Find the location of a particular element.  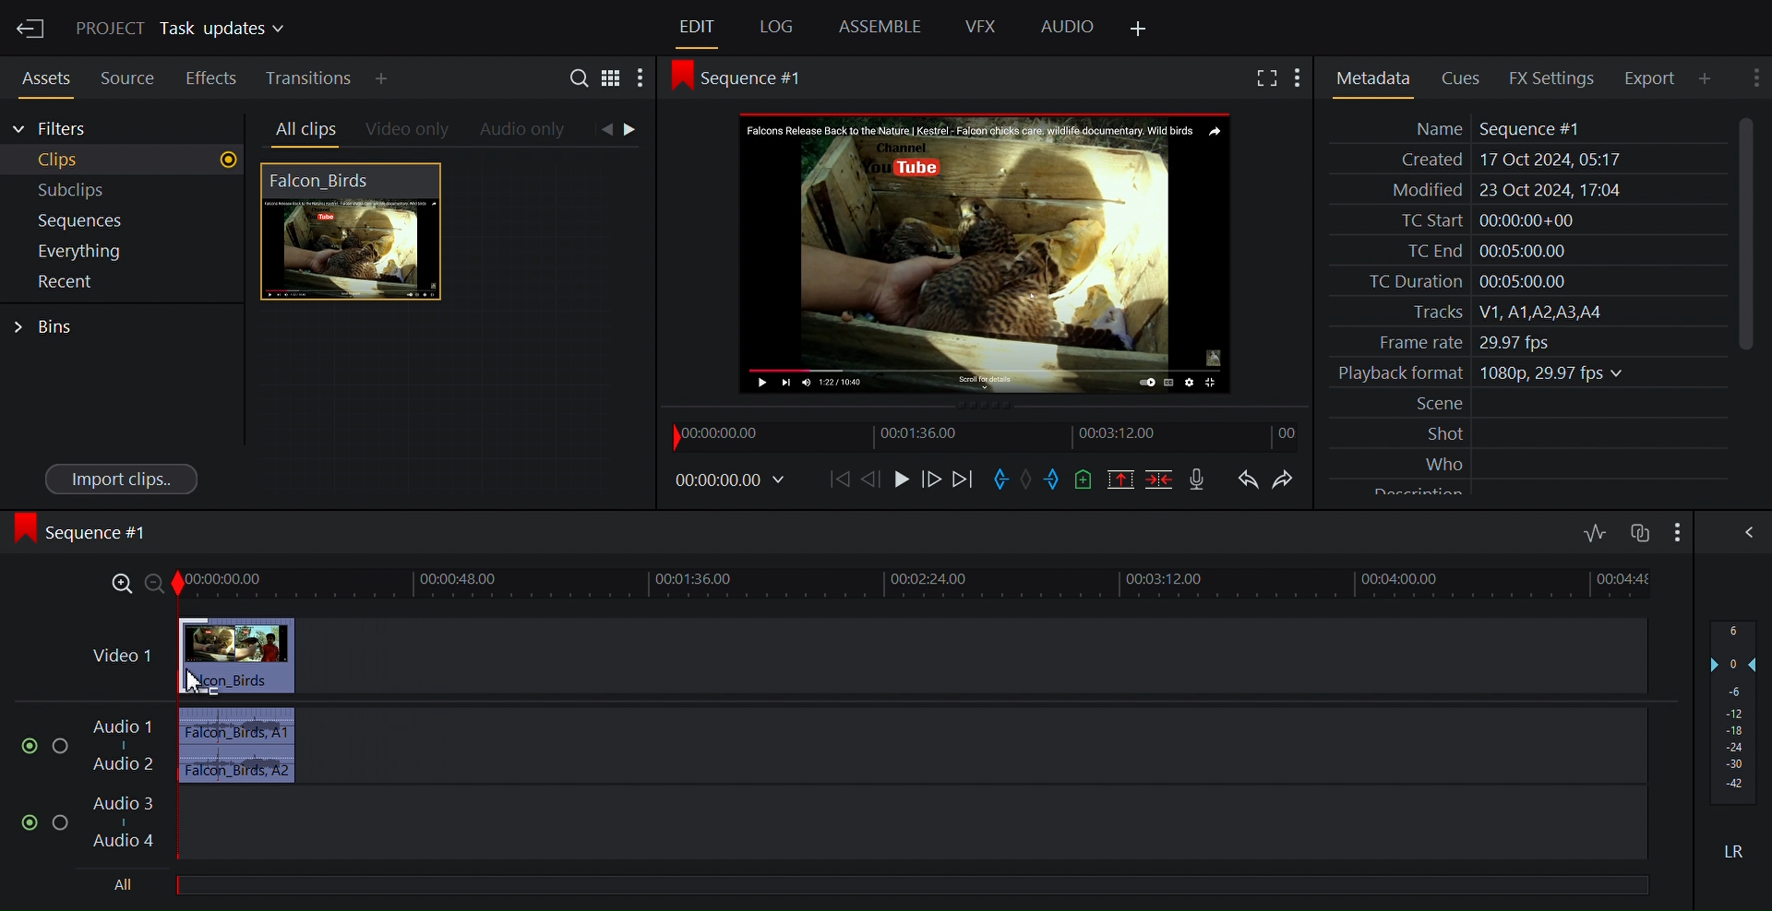

Undo  is located at coordinates (1248, 479).